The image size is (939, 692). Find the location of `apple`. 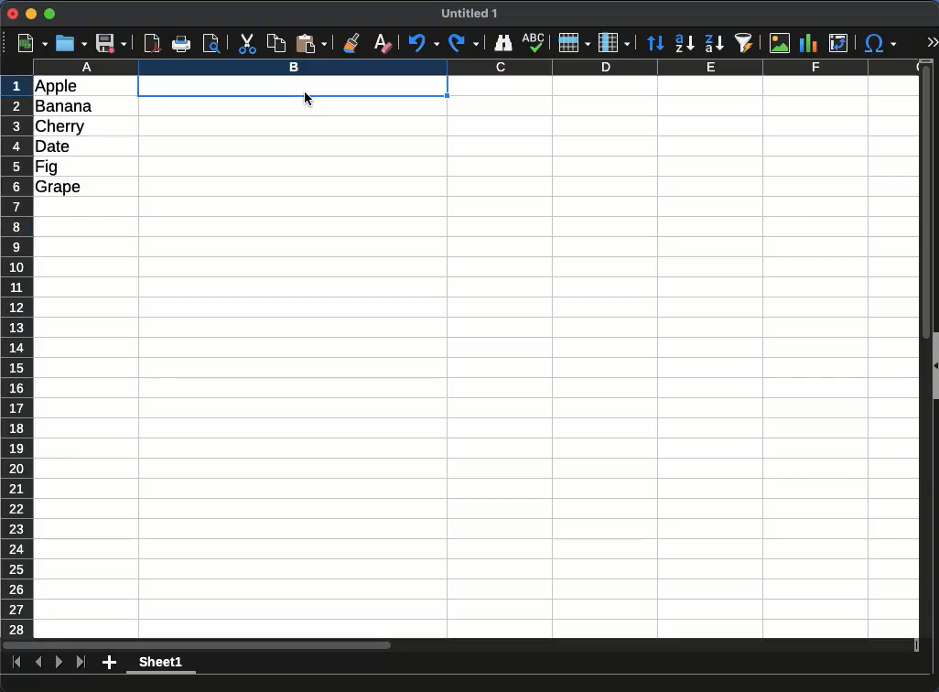

apple is located at coordinates (57, 87).